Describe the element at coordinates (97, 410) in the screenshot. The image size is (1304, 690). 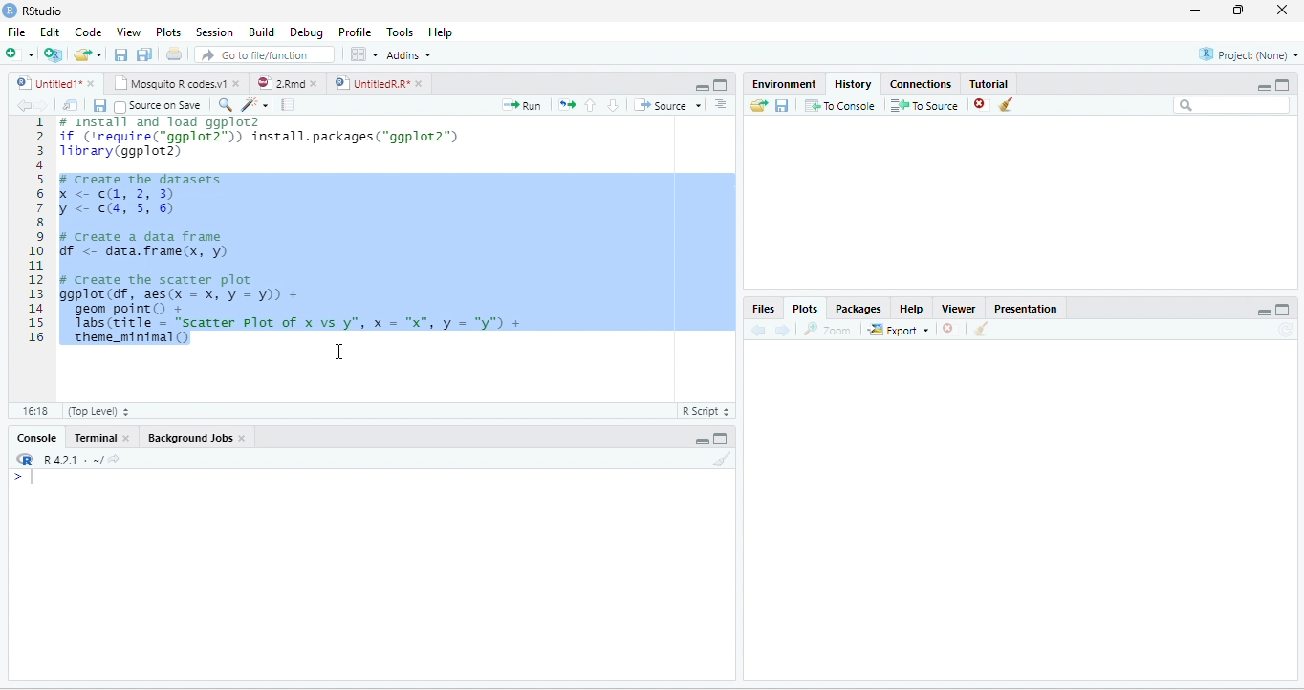
I see `(Top Level)` at that location.